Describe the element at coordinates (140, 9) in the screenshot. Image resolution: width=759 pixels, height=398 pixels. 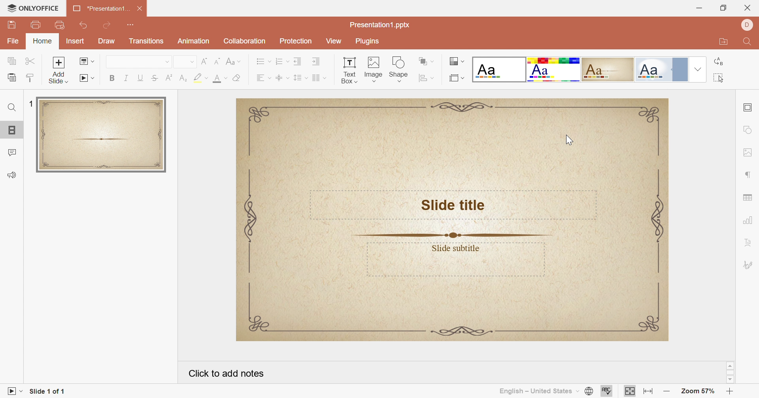
I see `Close` at that location.